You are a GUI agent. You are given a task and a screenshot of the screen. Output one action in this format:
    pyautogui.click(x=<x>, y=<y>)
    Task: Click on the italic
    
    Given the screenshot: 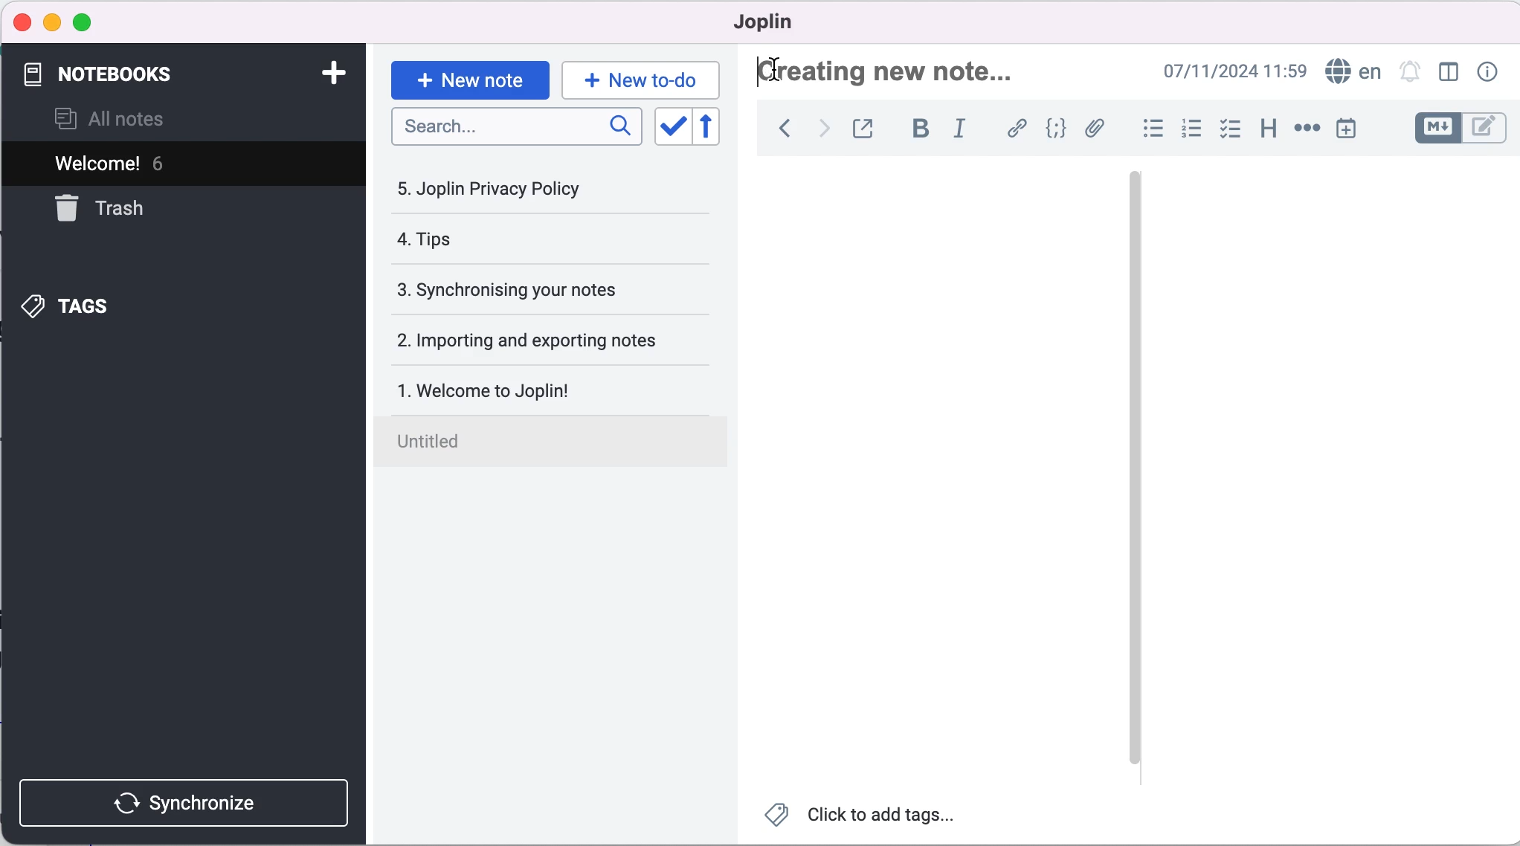 What is the action you would take?
    pyautogui.click(x=959, y=130)
    